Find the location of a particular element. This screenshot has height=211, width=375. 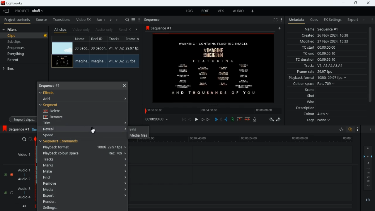

more is located at coordinates (356, 129).